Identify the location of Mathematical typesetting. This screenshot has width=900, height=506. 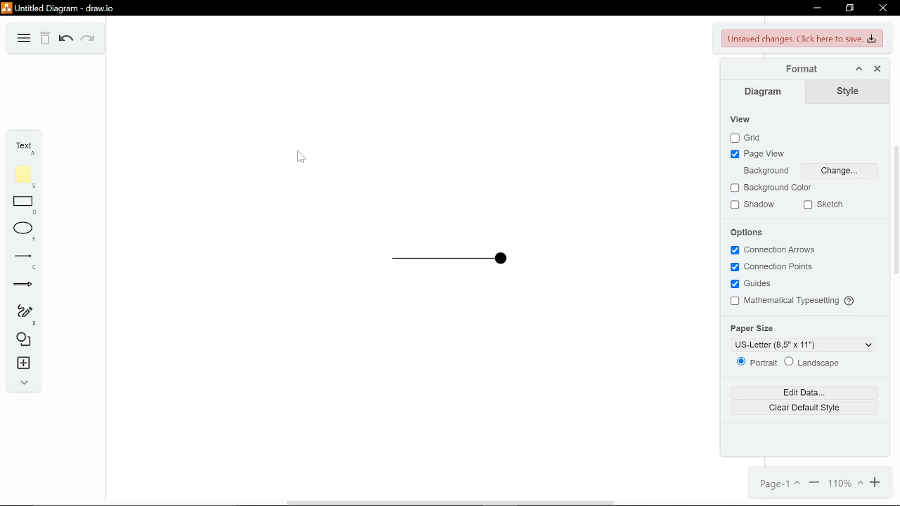
(787, 302).